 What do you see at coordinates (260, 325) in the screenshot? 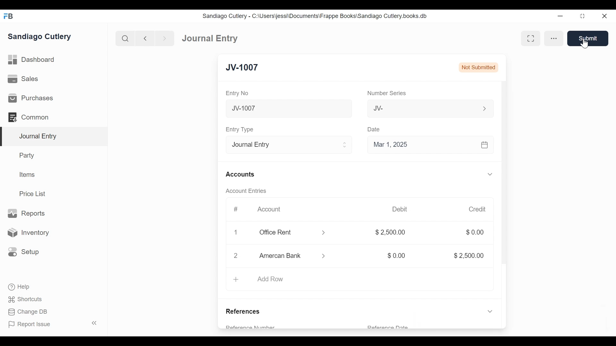
I see `Reference Number` at bounding box center [260, 325].